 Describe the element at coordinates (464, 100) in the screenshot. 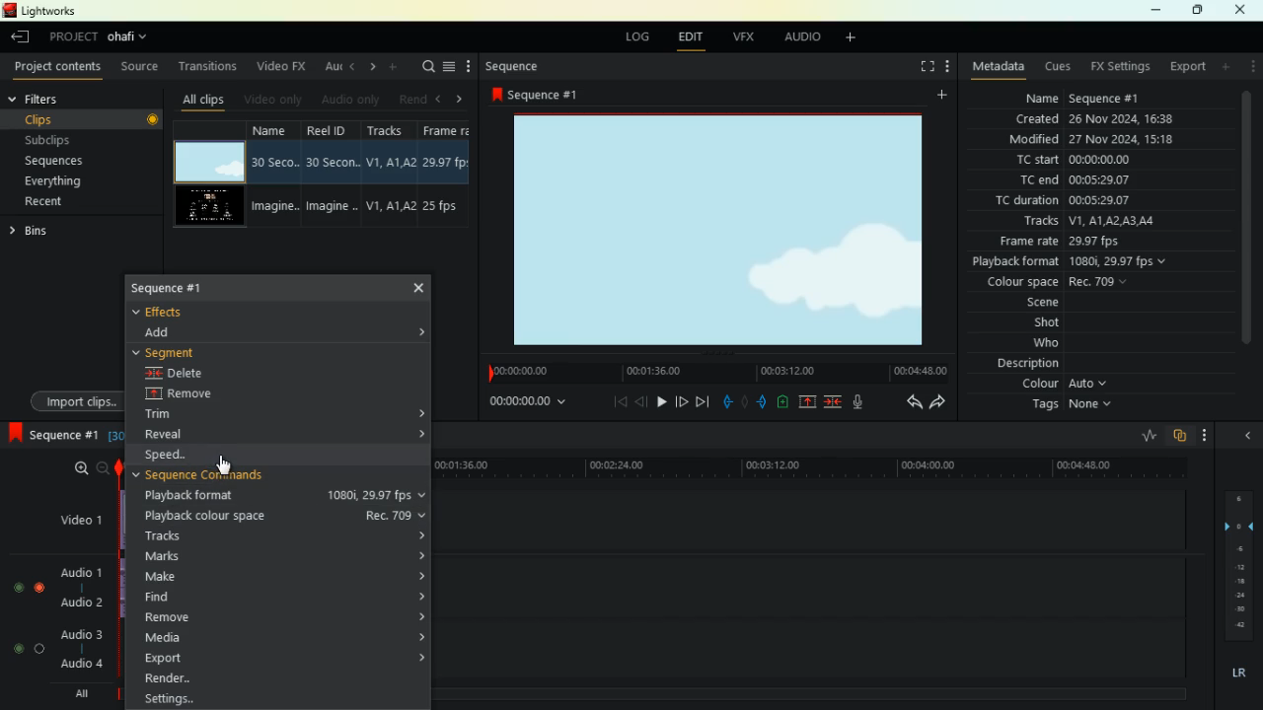

I see `right` at that location.